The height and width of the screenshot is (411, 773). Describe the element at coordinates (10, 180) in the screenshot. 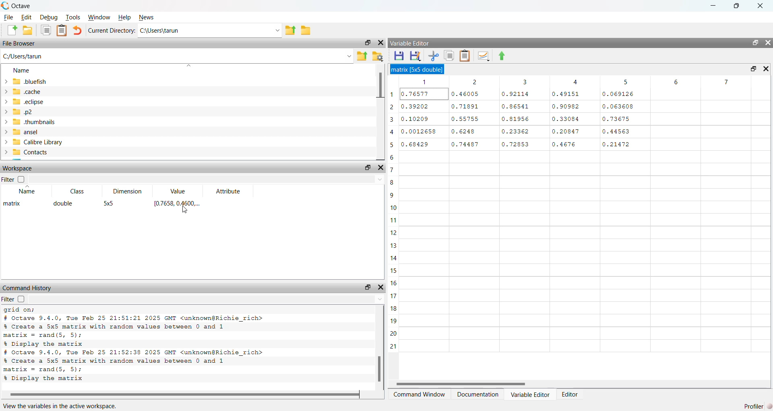

I see `Filter |` at that location.